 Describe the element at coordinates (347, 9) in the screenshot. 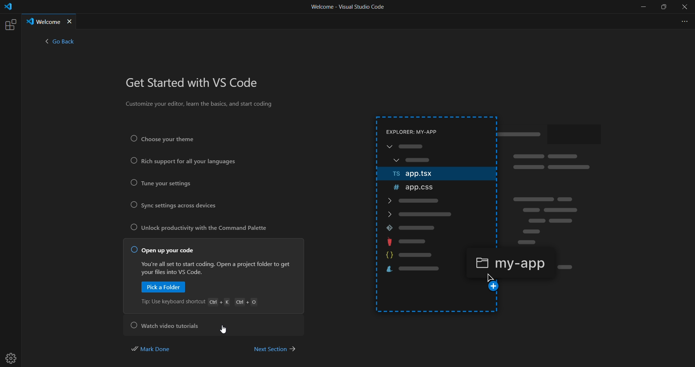

I see `Welcome - Visual Studio Code` at that location.